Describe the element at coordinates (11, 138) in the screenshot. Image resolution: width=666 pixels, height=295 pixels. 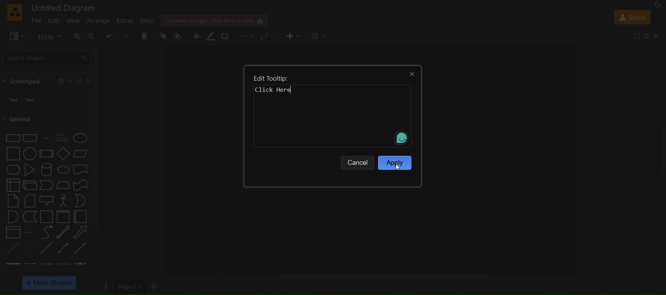
I see `rectangle` at that location.